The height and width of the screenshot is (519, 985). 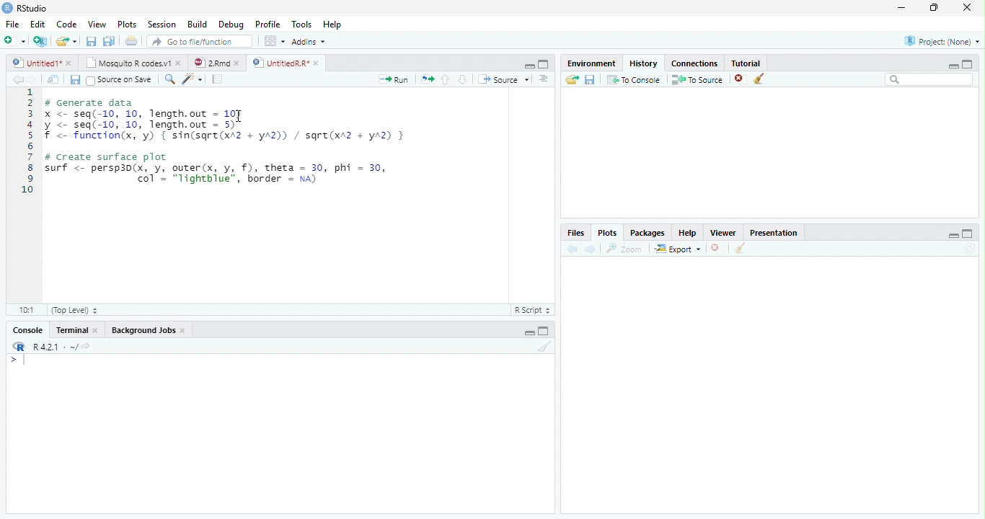 What do you see at coordinates (678, 249) in the screenshot?
I see `Export` at bounding box center [678, 249].